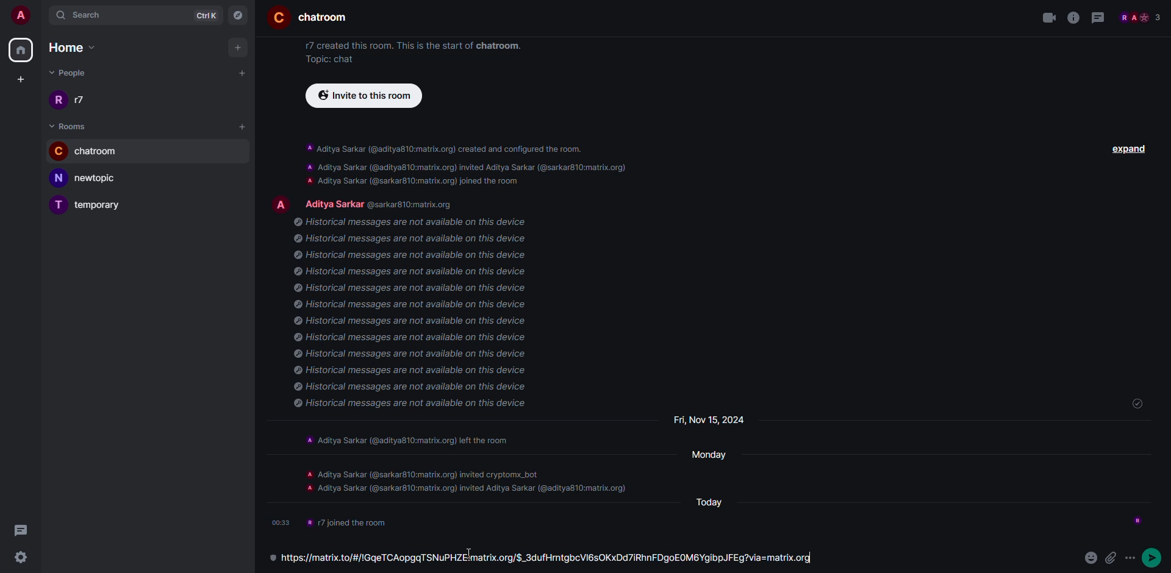  What do you see at coordinates (75, 74) in the screenshot?
I see `people` at bounding box center [75, 74].